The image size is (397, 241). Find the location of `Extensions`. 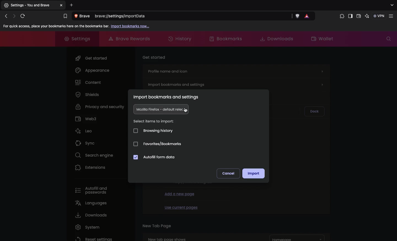

Extensions is located at coordinates (91, 167).